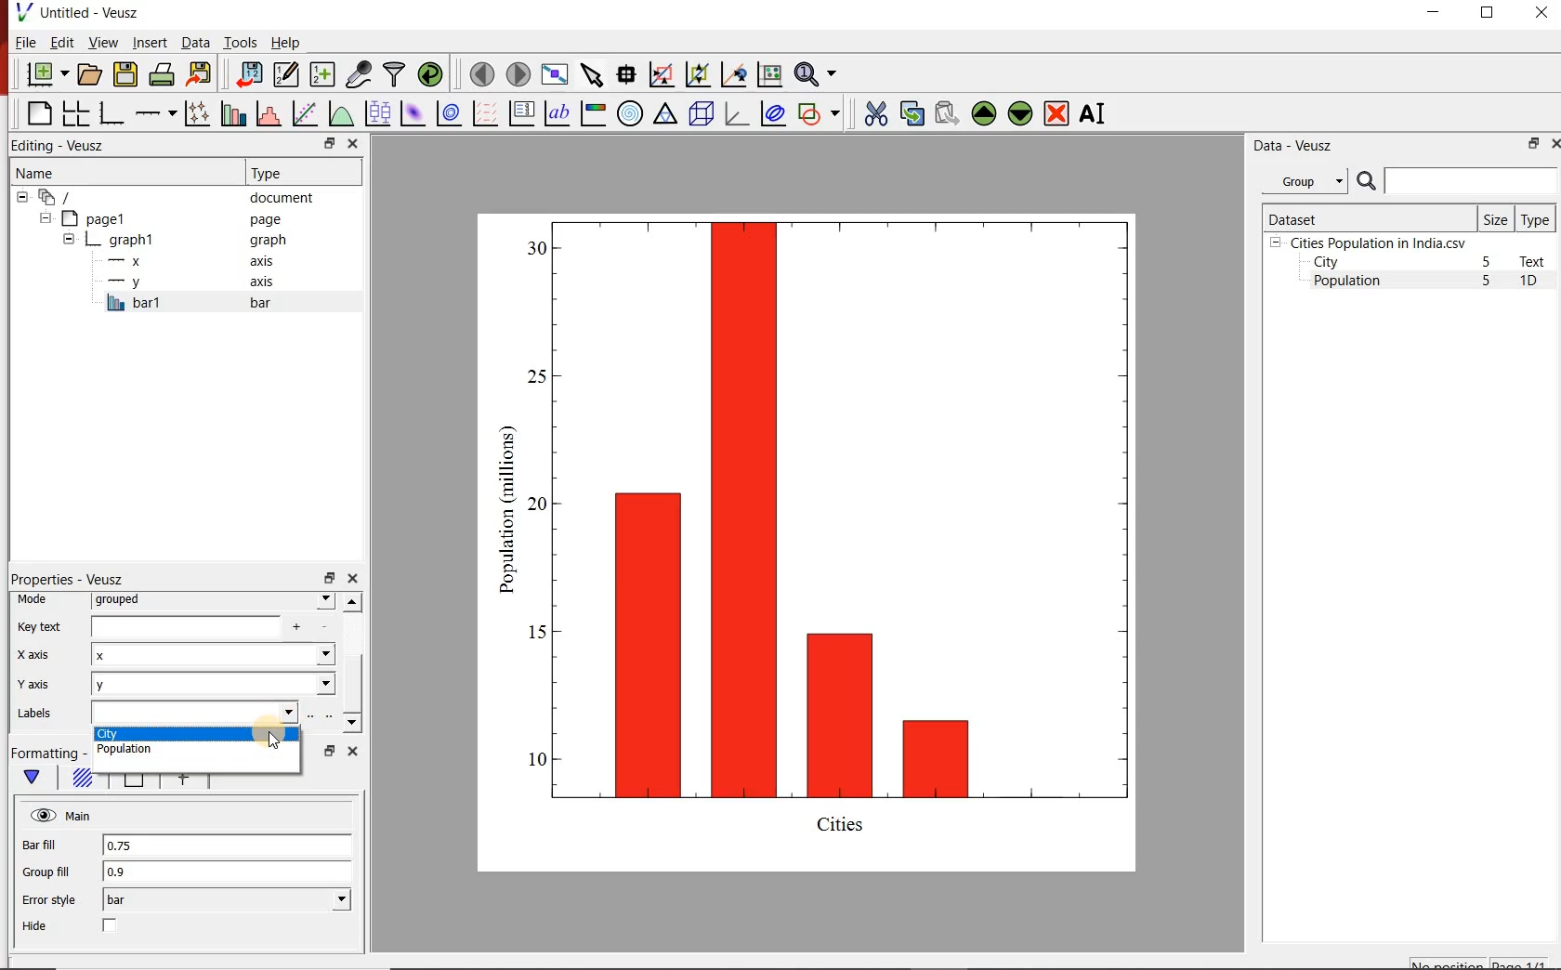 Image resolution: width=1561 pixels, height=970 pixels. I want to click on close, so click(350, 751).